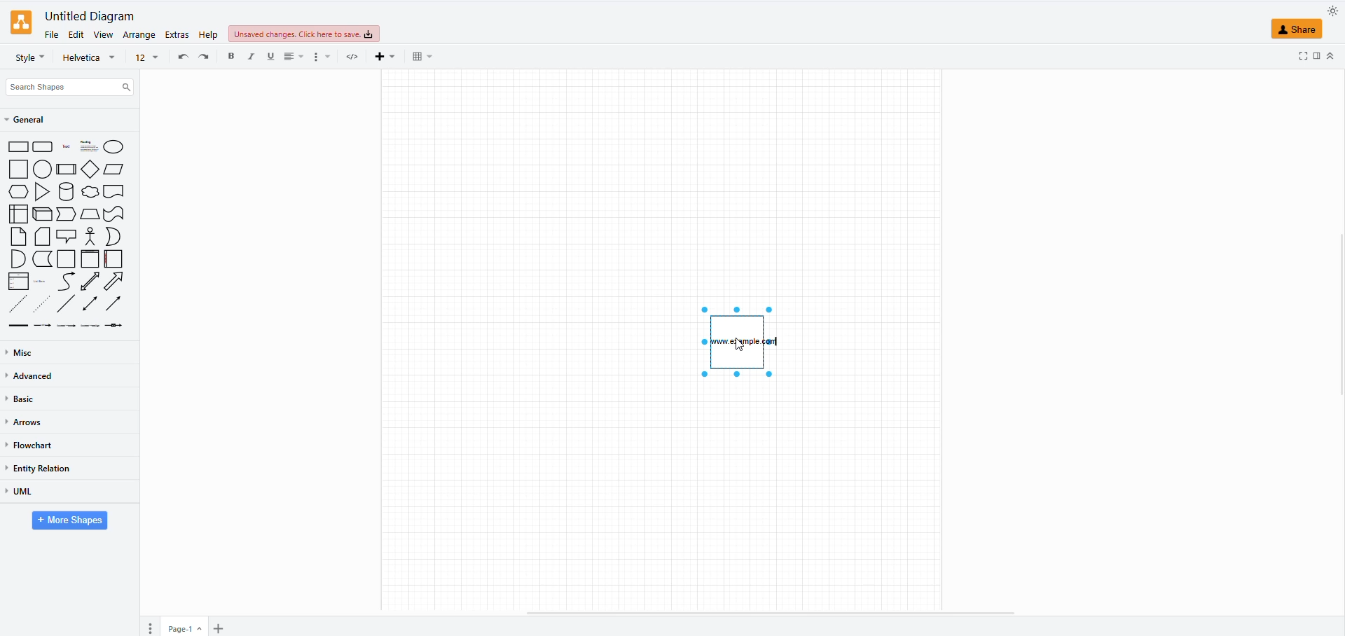  I want to click on rounded rectangle, so click(43, 148).